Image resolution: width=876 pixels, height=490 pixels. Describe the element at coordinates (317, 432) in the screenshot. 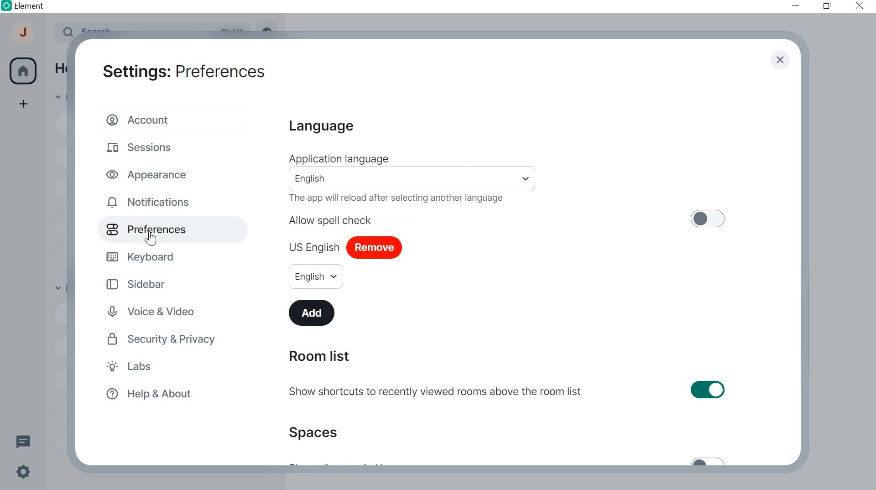

I see `Spaces` at that location.